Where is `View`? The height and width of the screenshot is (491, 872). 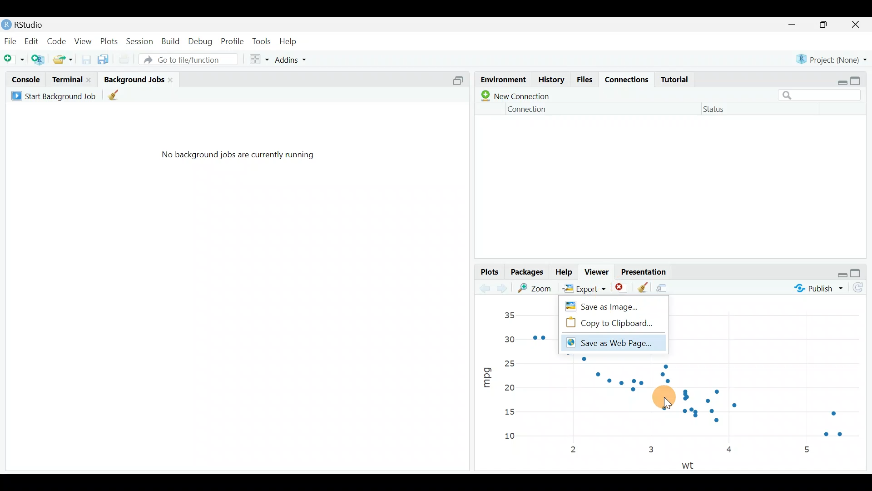
View is located at coordinates (83, 41).